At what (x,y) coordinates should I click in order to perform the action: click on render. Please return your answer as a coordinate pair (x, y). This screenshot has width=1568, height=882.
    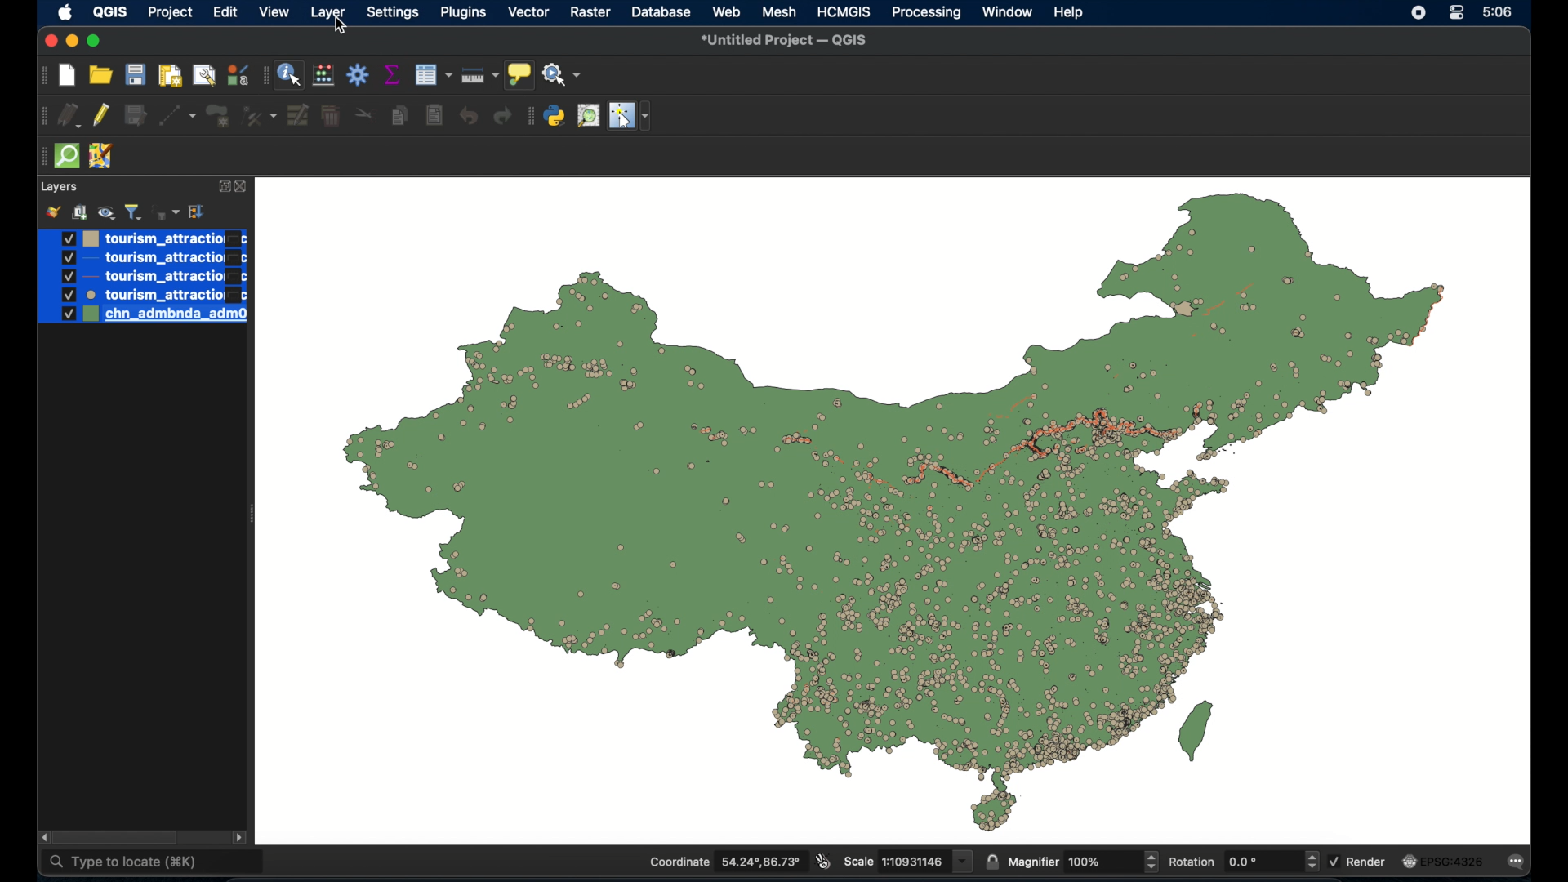
    Looking at the image, I should click on (1358, 862).